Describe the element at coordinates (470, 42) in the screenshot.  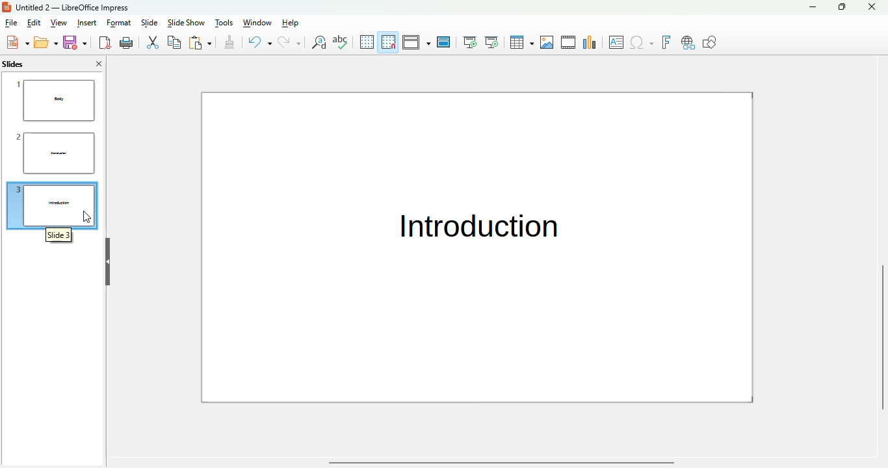
I see `start from first slide` at that location.